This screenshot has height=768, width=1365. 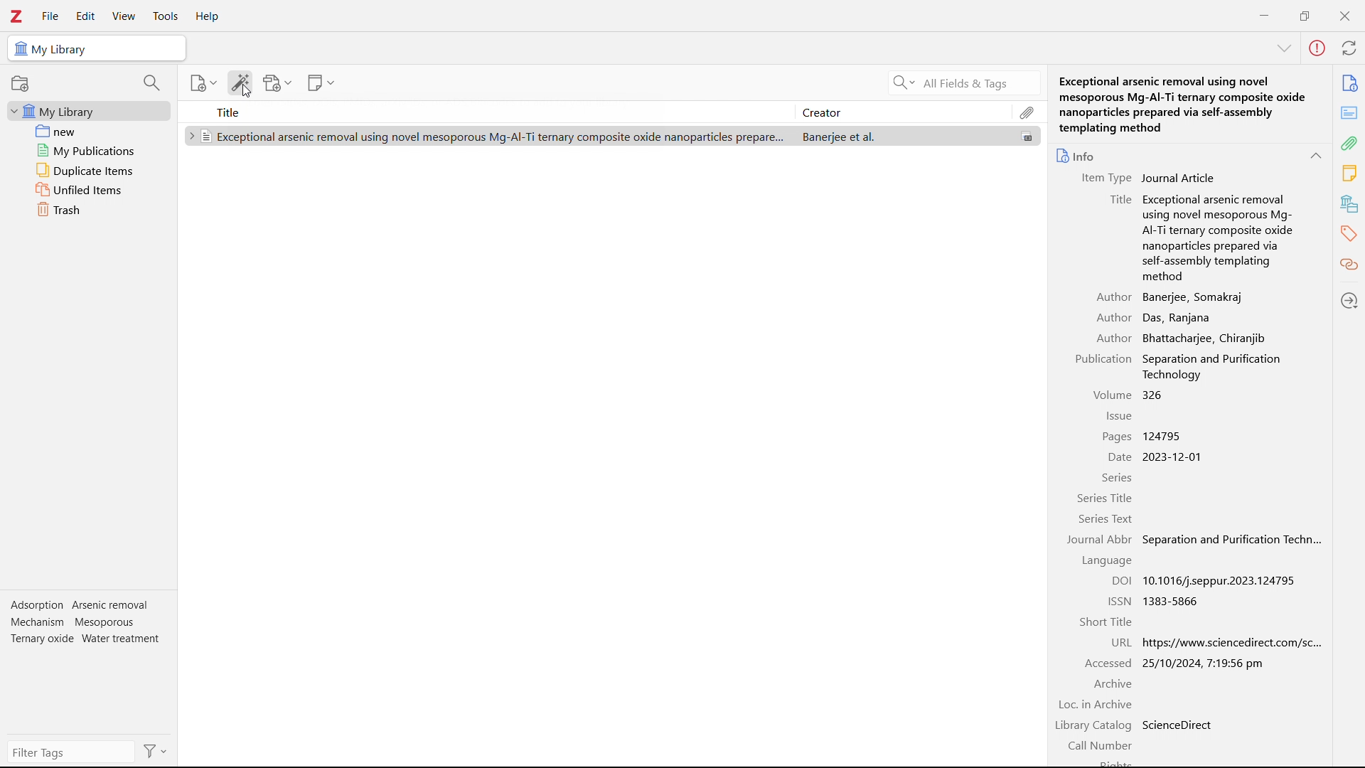 What do you see at coordinates (1350, 174) in the screenshot?
I see `notes` at bounding box center [1350, 174].